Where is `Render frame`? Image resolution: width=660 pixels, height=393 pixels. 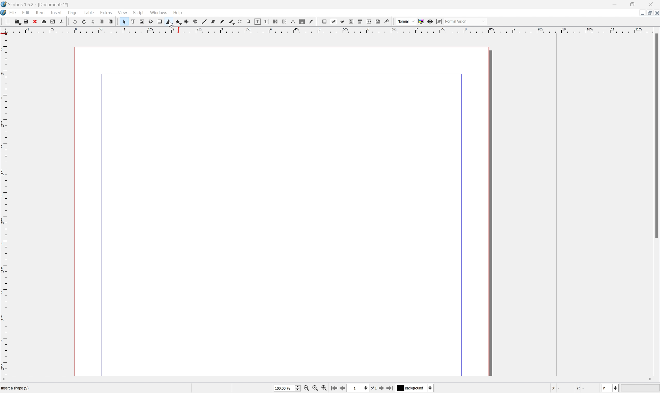 Render frame is located at coordinates (151, 22).